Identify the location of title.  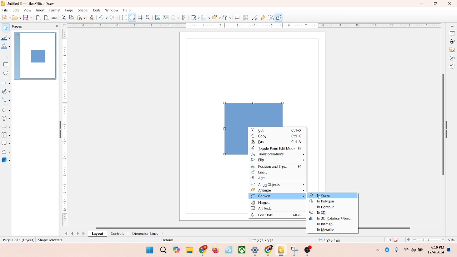
(31, 3).